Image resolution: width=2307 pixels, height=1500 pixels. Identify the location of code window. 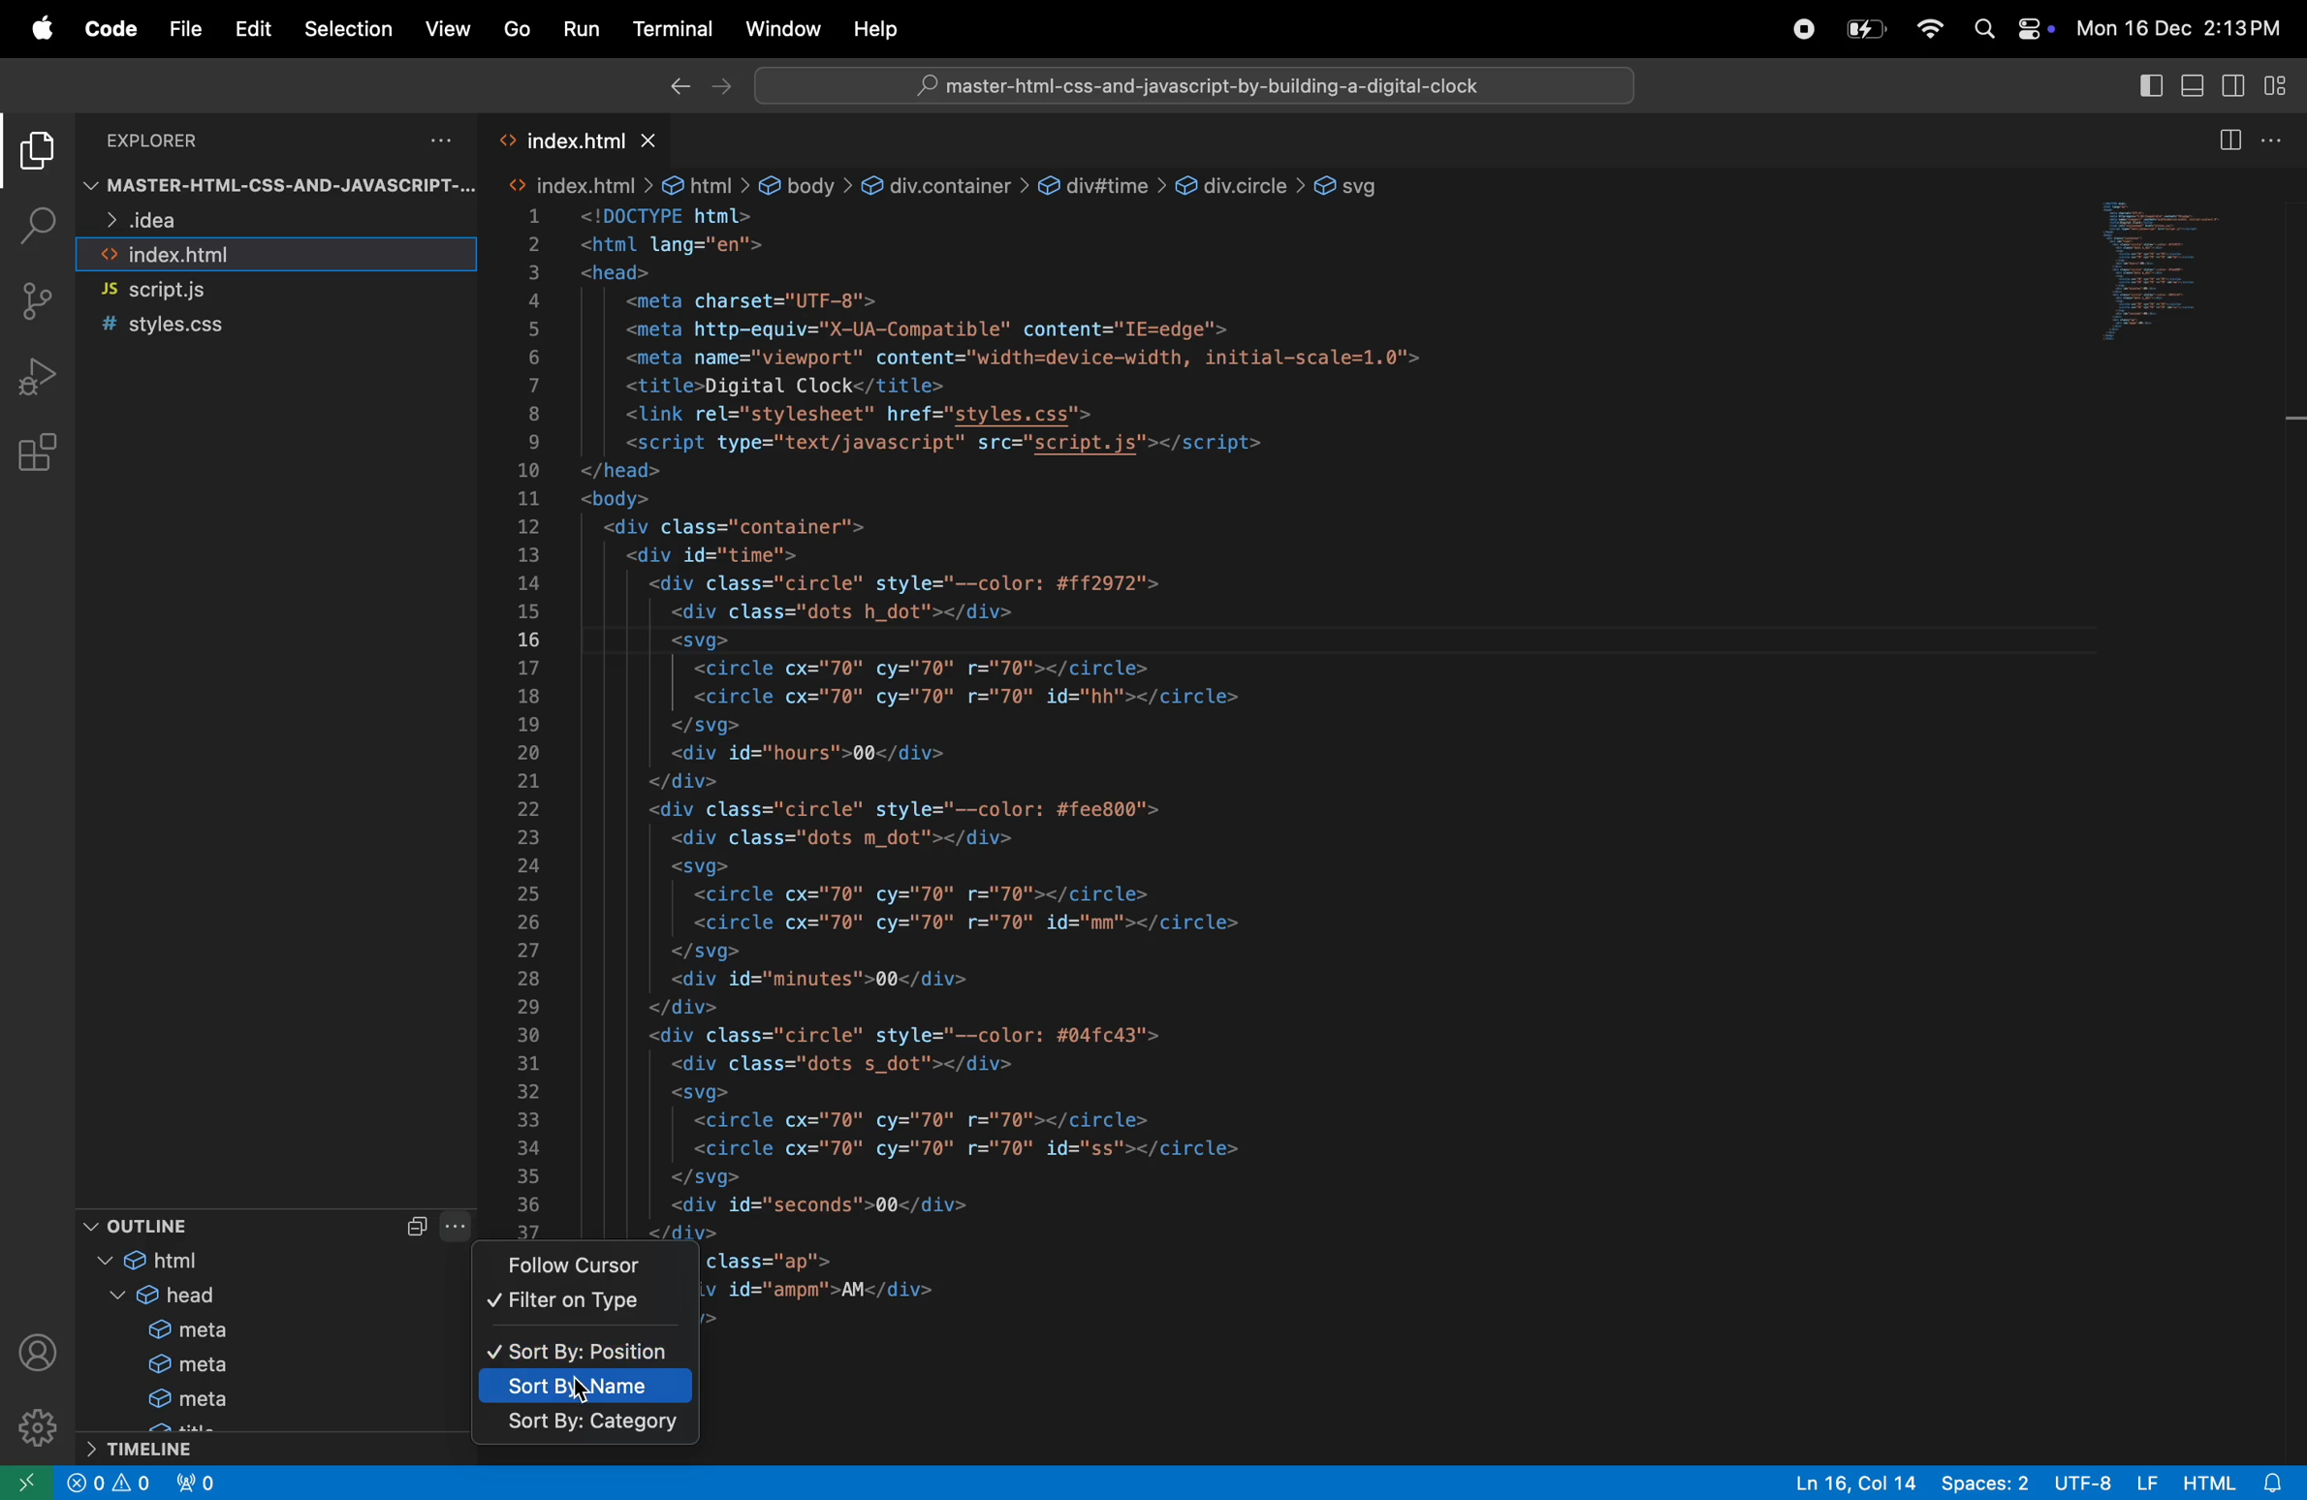
(2182, 263).